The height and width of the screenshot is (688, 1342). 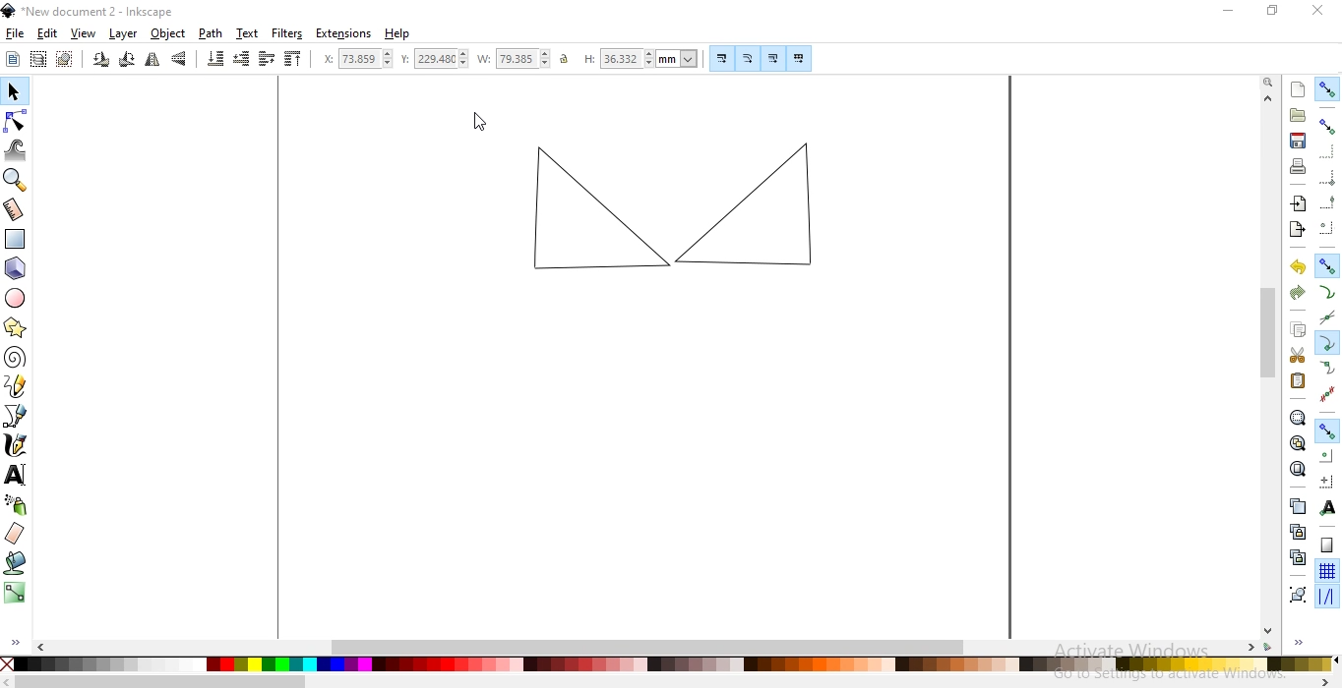 I want to click on create new document with default template, so click(x=1299, y=89).